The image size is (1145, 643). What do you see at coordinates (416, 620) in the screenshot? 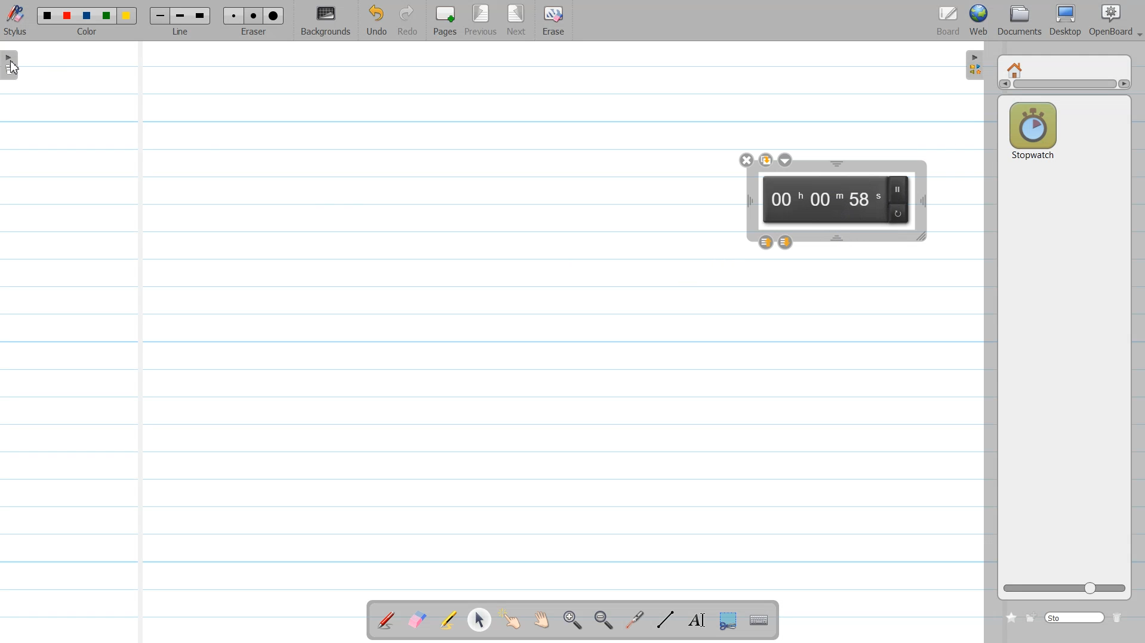
I see `Erase annotation` at bounding box center [416, 620].